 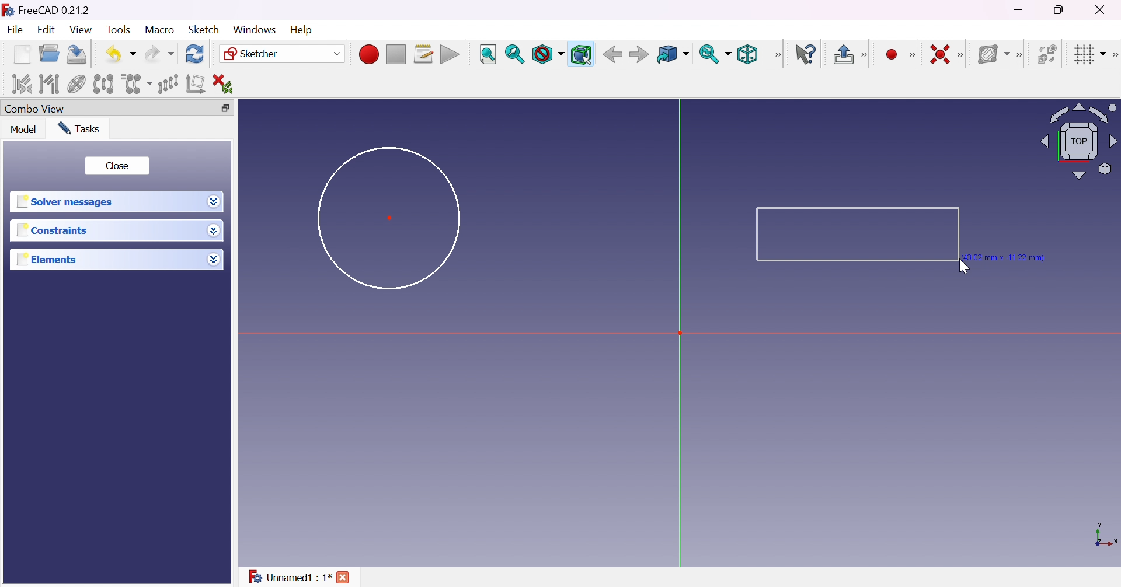 I want to click on Constraints, so click(x=53, y=231).